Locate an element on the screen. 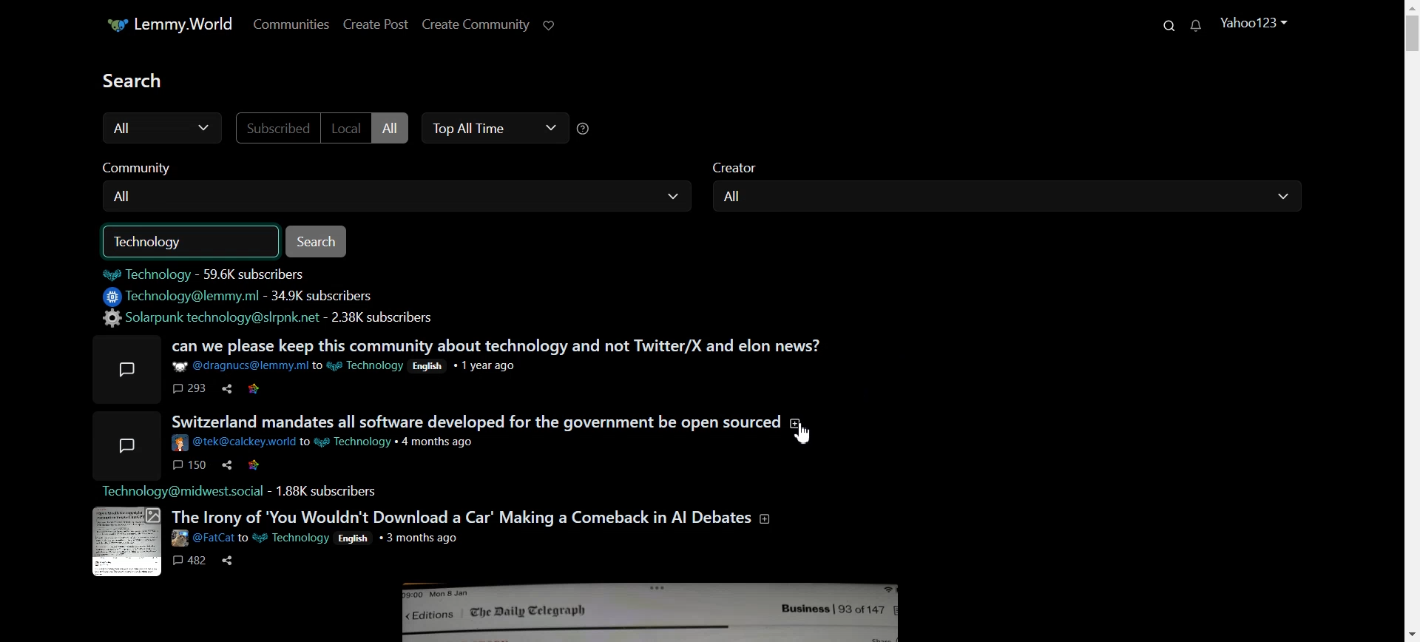 The height and width of the screenshot is (642, 1420). Switzerland mandates all software developed for the government be open sourced  is located at coordinates (484, 422).